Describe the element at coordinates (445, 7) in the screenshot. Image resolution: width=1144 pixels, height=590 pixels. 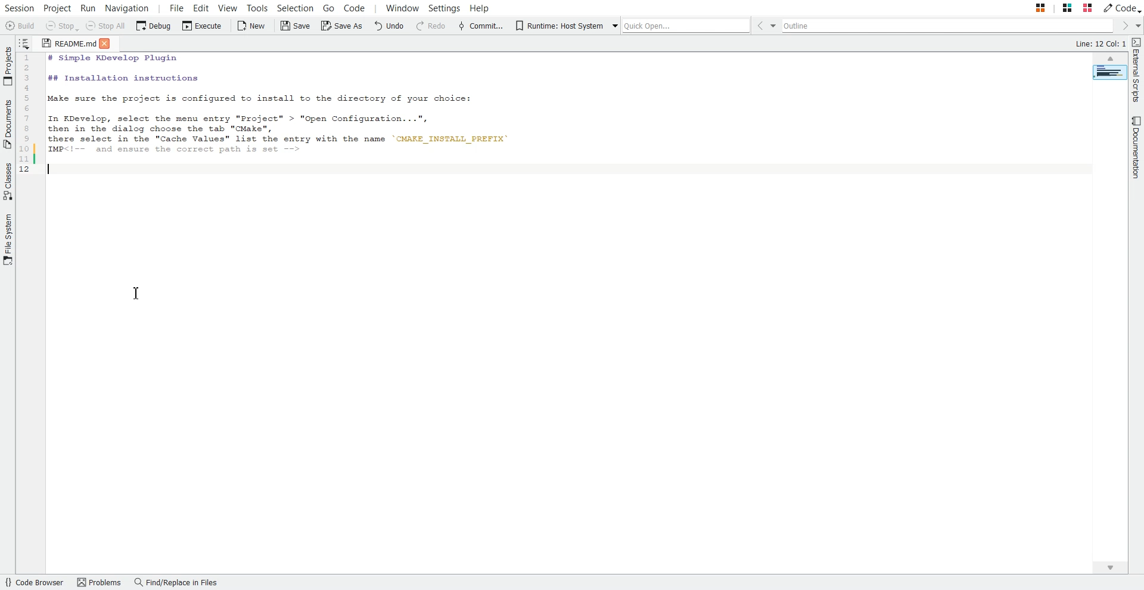
I see `Settings` at that location.